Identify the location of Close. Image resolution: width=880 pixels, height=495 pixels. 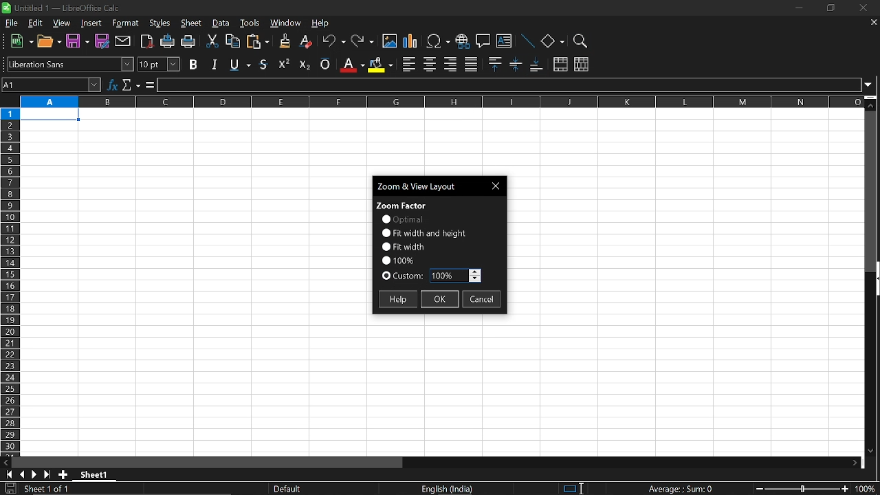
(498, 186).